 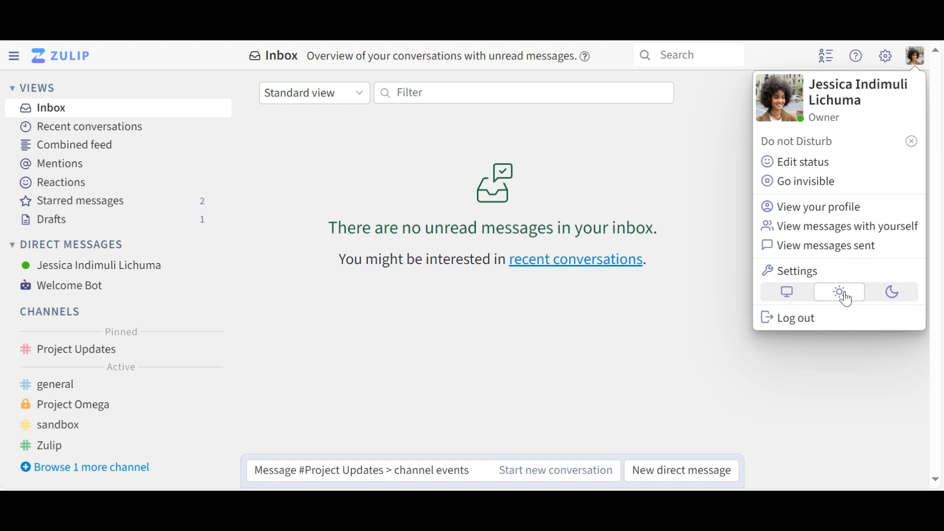 I want to click on Welcome Bot, so click(x=66, y=286).